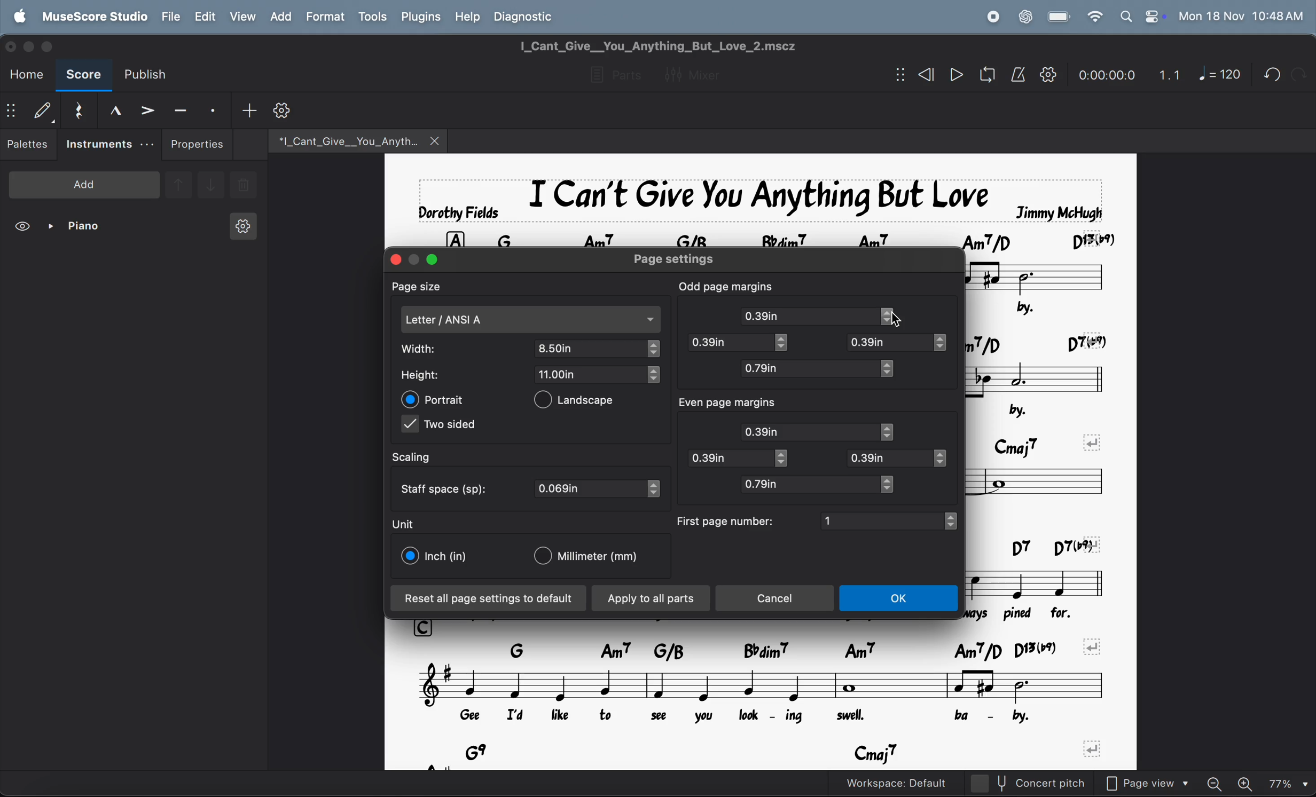 This screenshot has height=797, width=1316. What do you see at coordinates (677, 46) in the screenshot?
I see `song page title` at bounding box center [677, 46].